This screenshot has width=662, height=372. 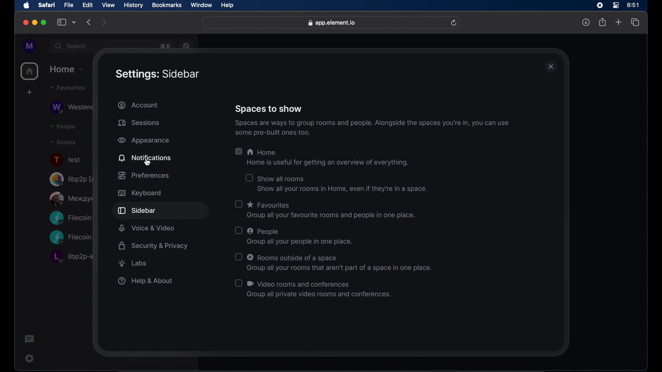 What do you see at coordinates (633, 7) in the screenshot?
I see `time` at bounding box center [633, 7].